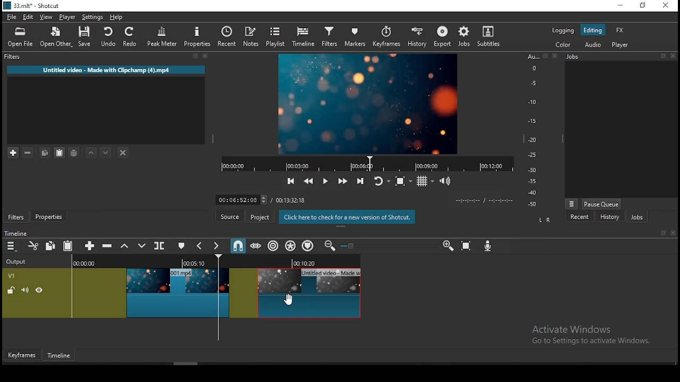  What do you see at coordinates (594, 45) in the screenshot?
I see `audio` at bounding box center [594, 45].